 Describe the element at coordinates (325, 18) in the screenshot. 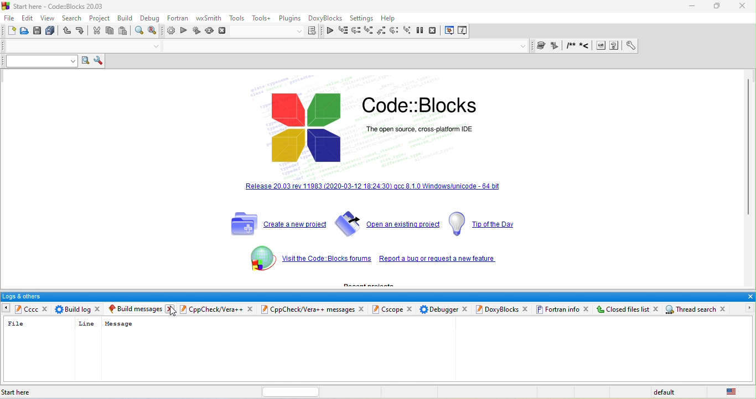

I see `doxyblocks` at that location.